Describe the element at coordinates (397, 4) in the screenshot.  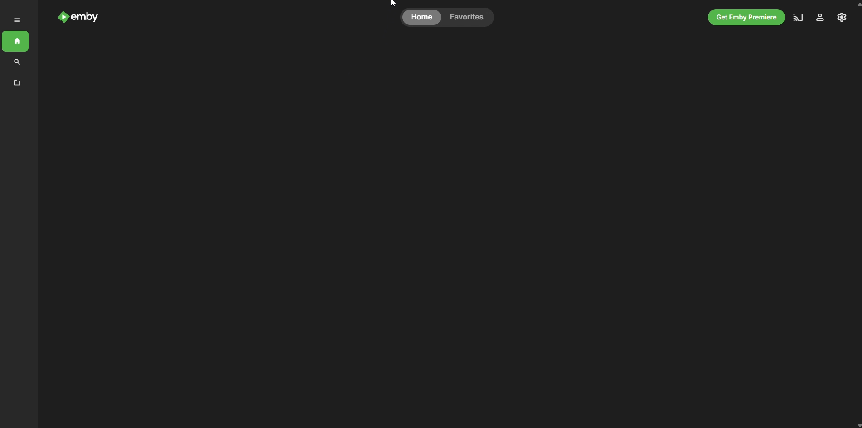
I see `cursor` at that location.